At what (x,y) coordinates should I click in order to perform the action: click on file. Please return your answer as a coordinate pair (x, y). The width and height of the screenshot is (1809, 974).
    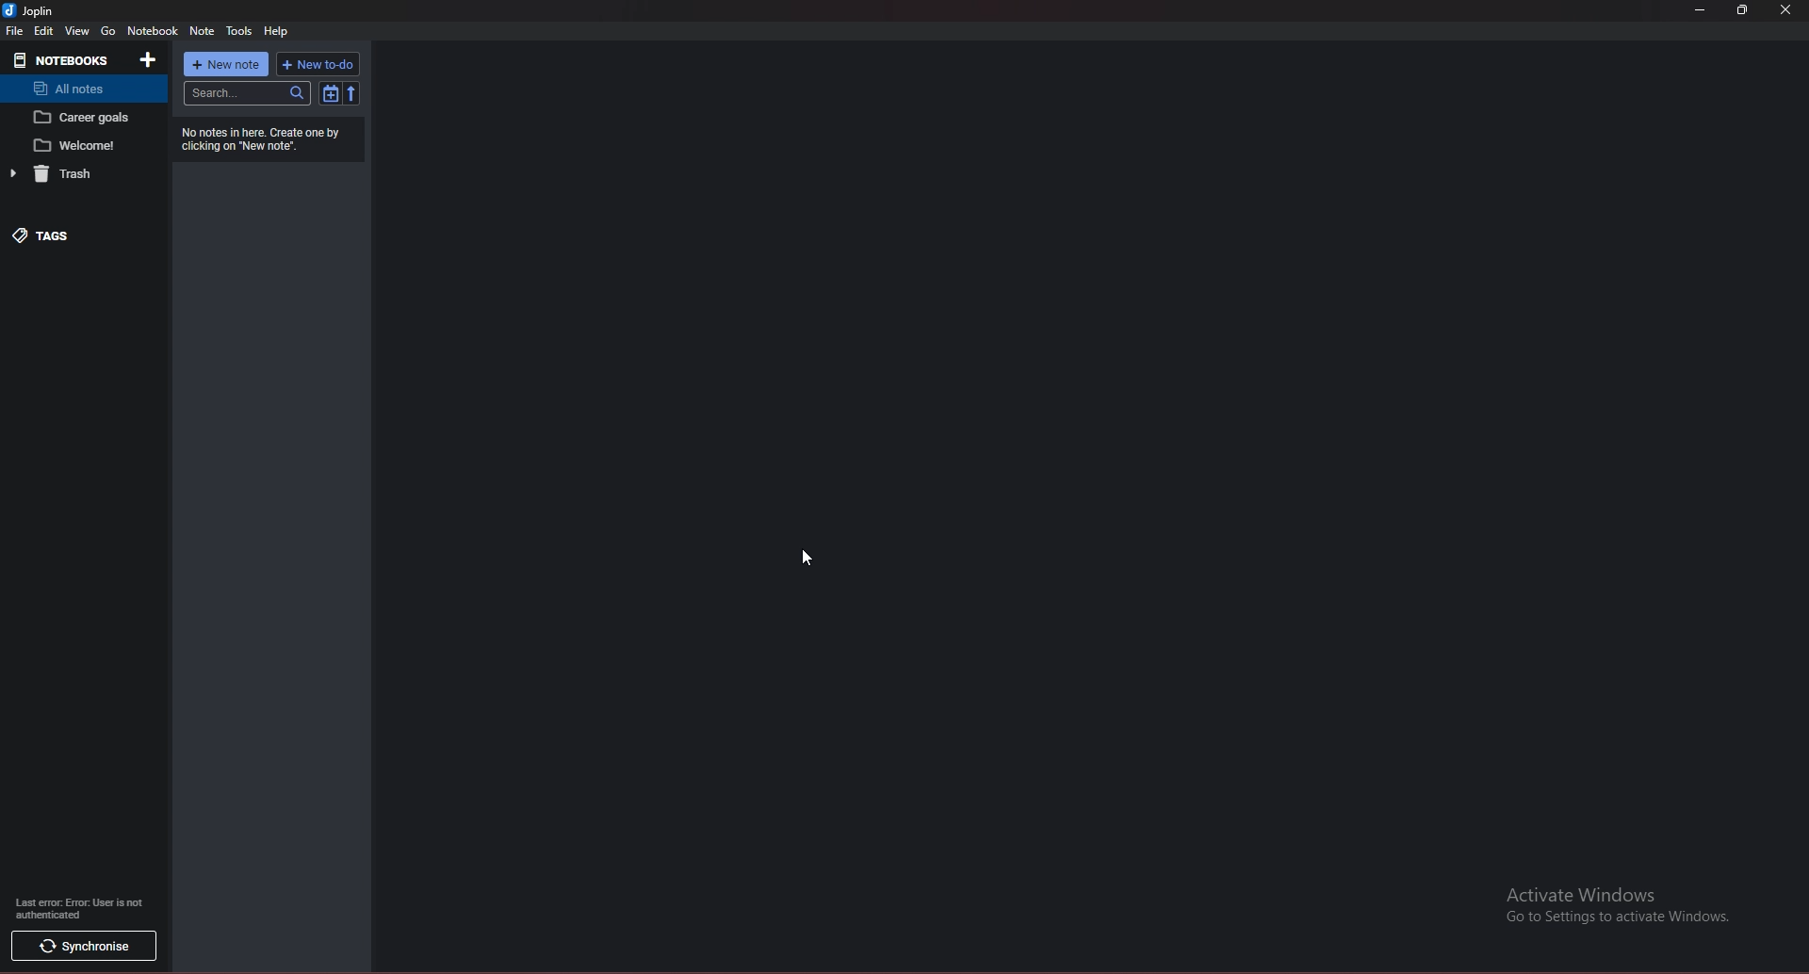
    Looking at the image, I should click on (14, 30).